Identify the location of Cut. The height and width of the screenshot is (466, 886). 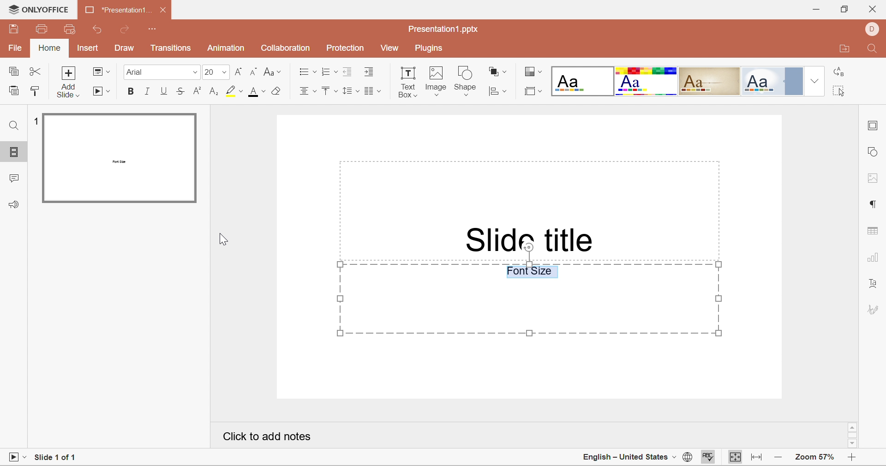
(36, 73).